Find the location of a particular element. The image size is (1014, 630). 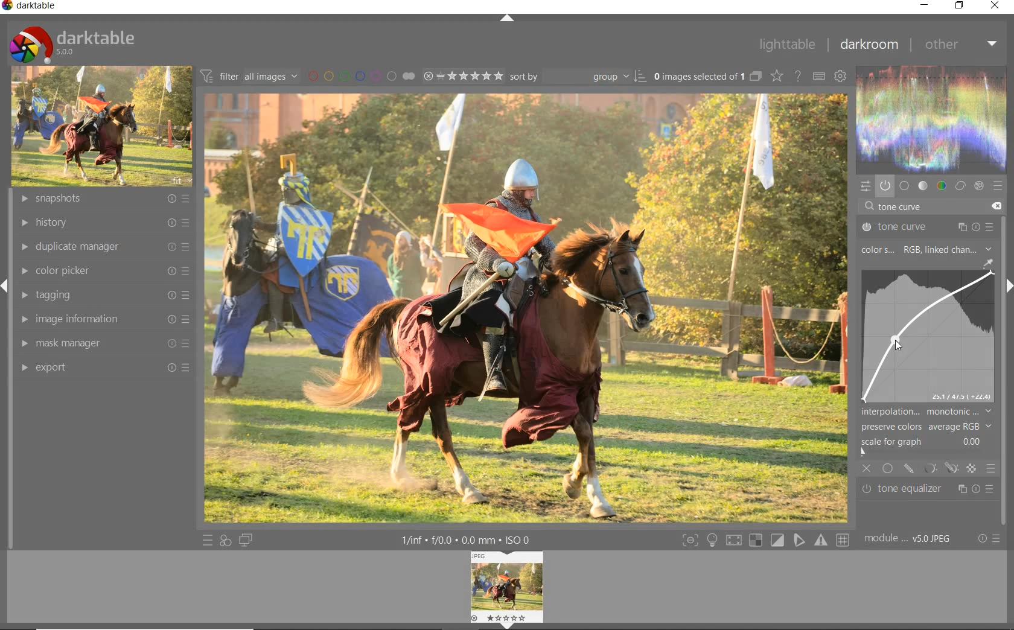

snapshots is located at coordinates (106, 199).